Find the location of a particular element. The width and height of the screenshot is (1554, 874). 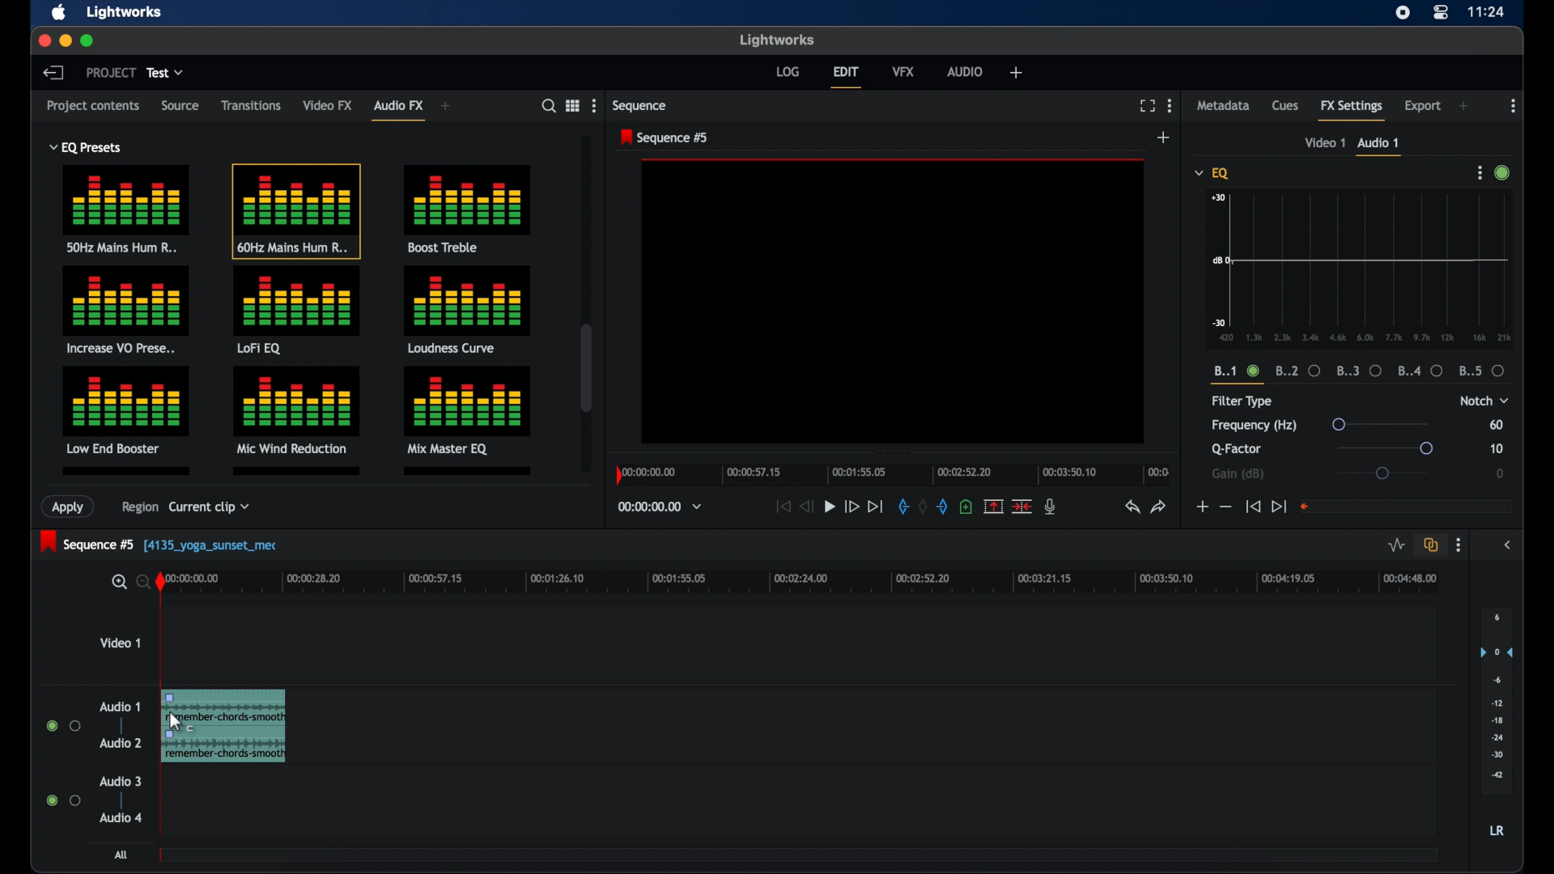

video clip is located at coordinates (227, 724).